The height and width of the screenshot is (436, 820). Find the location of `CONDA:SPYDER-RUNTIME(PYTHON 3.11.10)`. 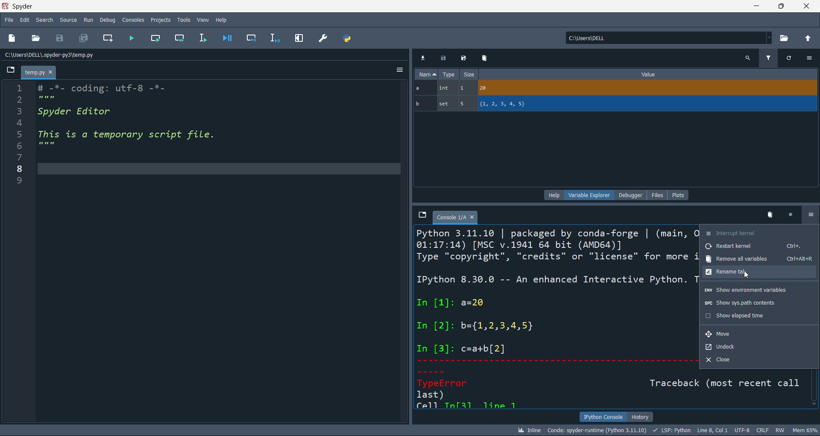

CONDA:SPYDER-RUNTIME(PYTHON 3.11.10) is located at coordinates (596, 430).